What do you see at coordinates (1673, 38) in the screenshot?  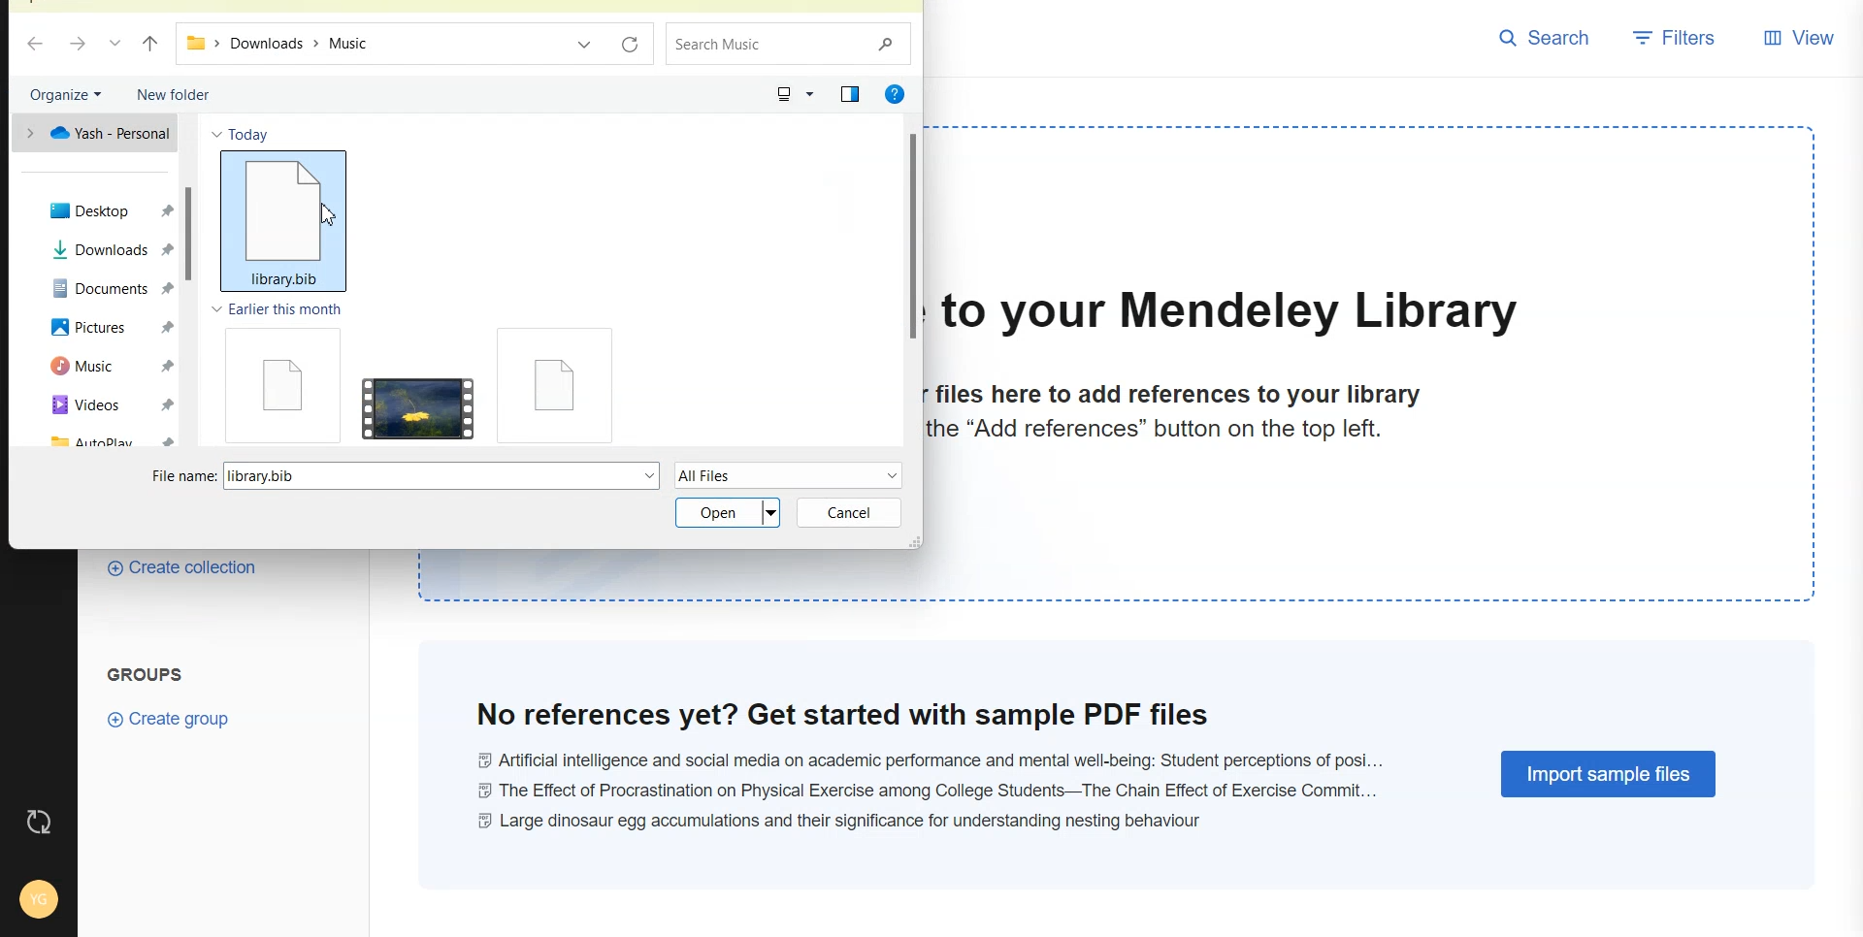 I see `Filters` at bounding box center [1673, 38].